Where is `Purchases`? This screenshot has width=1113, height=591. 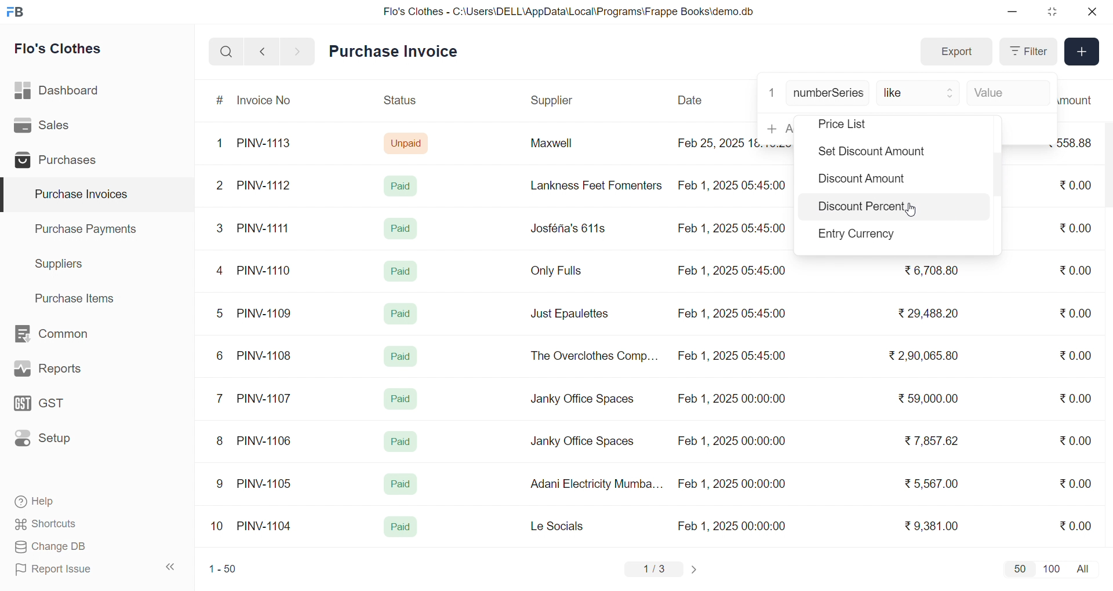
Purchases is located at coordinates (60, 162).